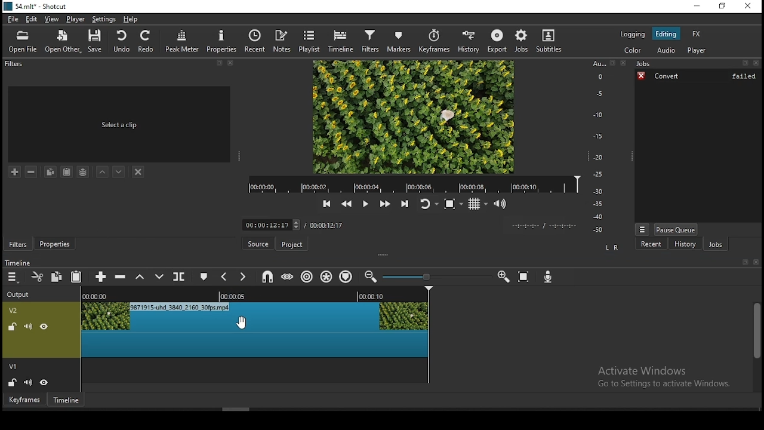 Image resolution: width=764 pixels, height=430 pixels. Describe the element at coordinates (14, 327) in the screenshot. I see `(un)locked` at that location.